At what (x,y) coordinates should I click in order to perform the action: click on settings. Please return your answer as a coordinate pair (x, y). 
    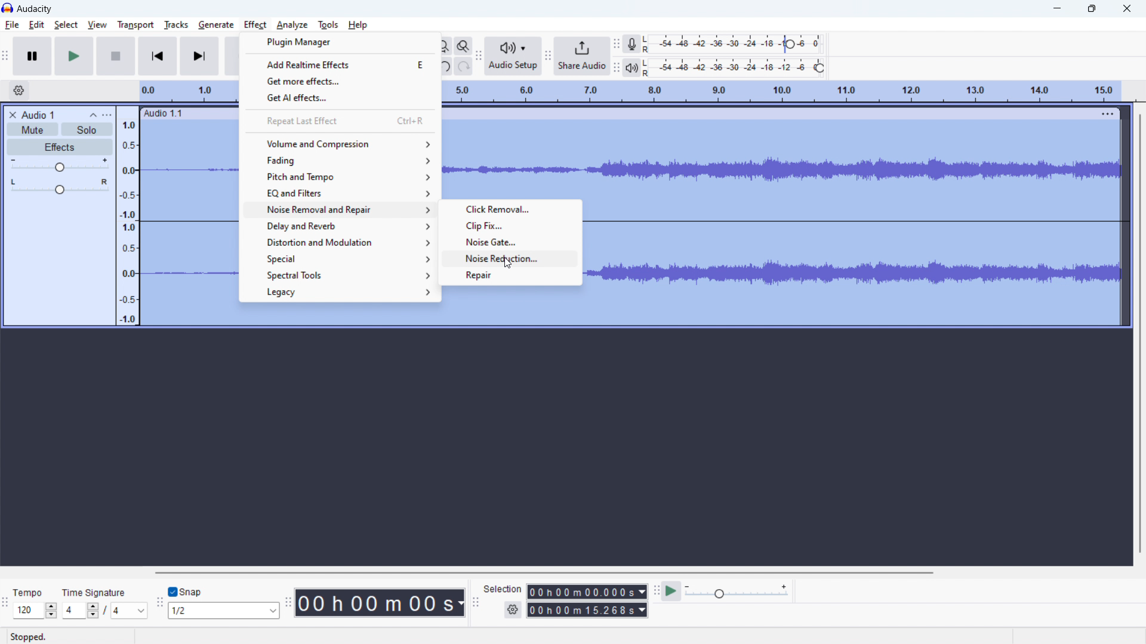
    Looking at the image, I should click on (513, 610).